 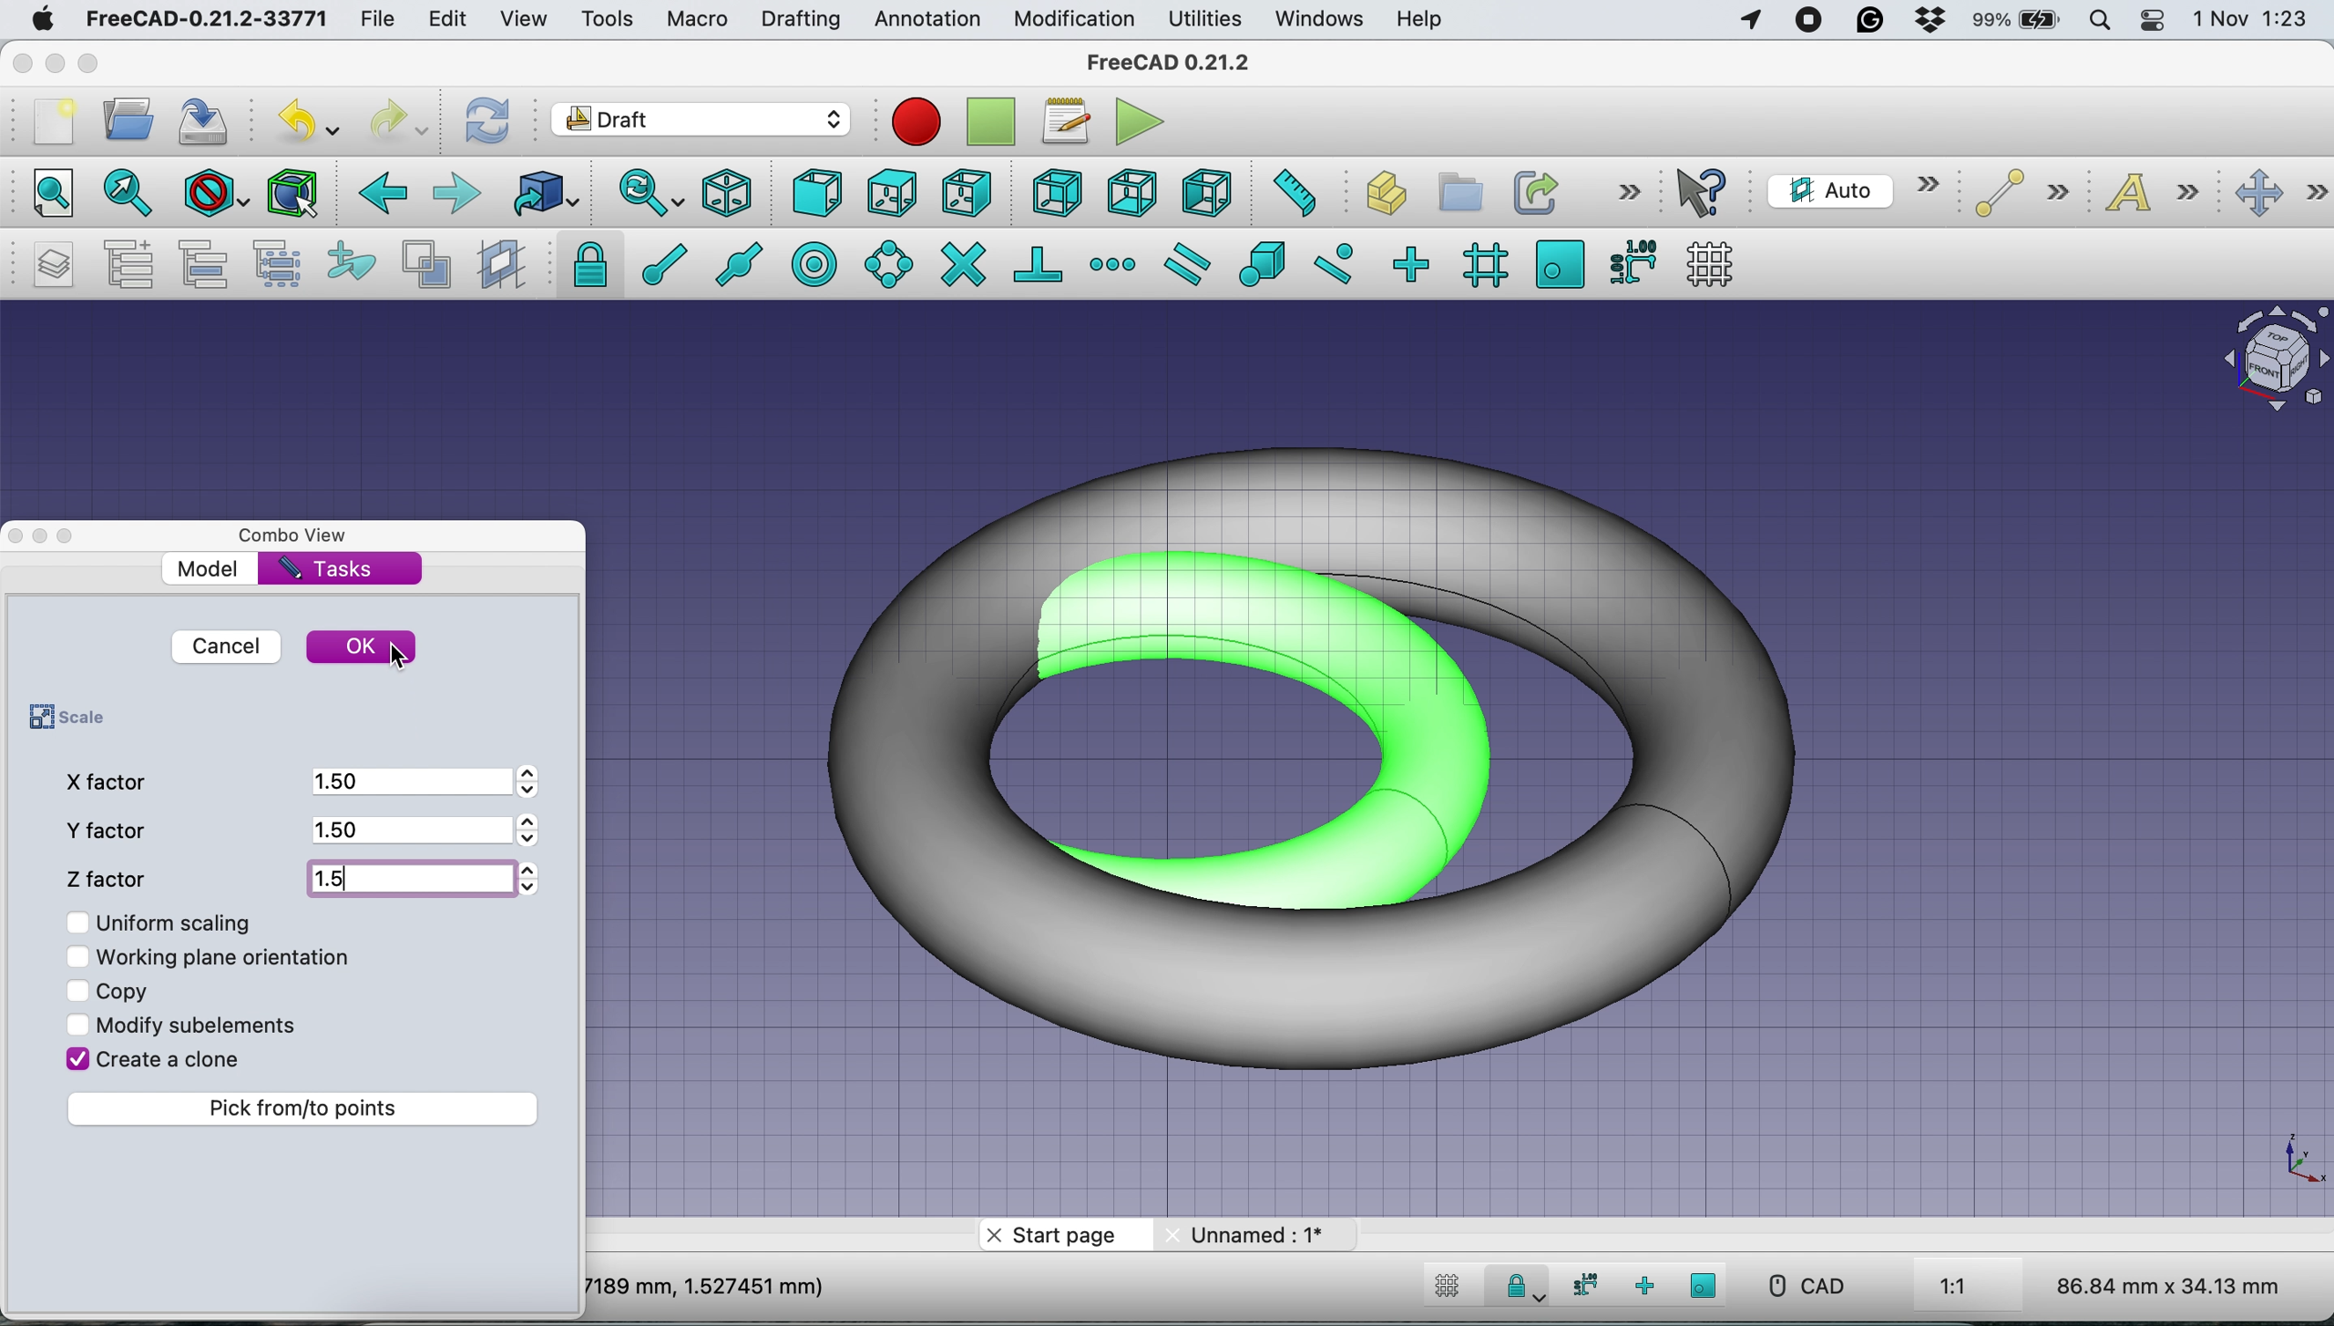 I want to click on isometric, so click(x=729, y=192).